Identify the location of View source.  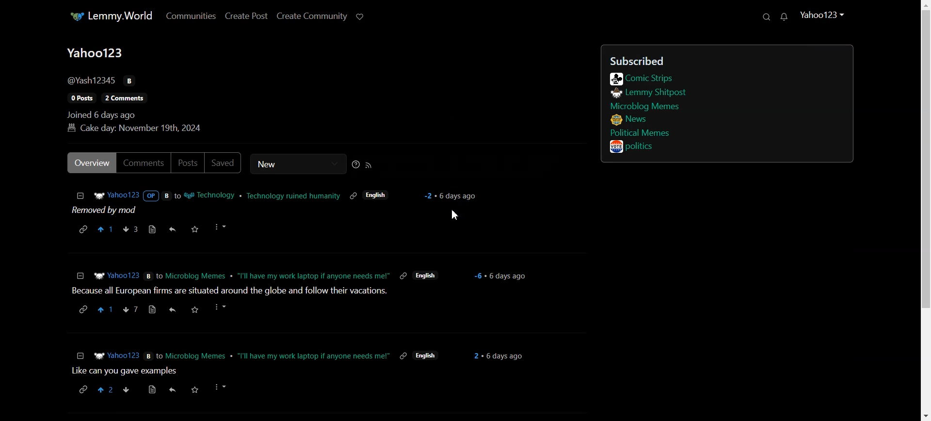
(151, 229).